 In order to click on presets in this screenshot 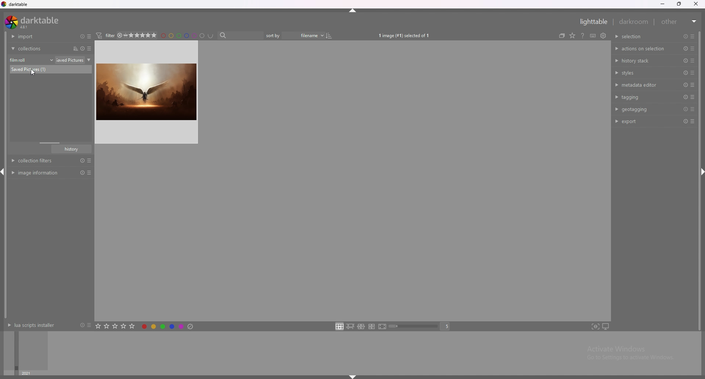, I will do `click(693, 72)`.